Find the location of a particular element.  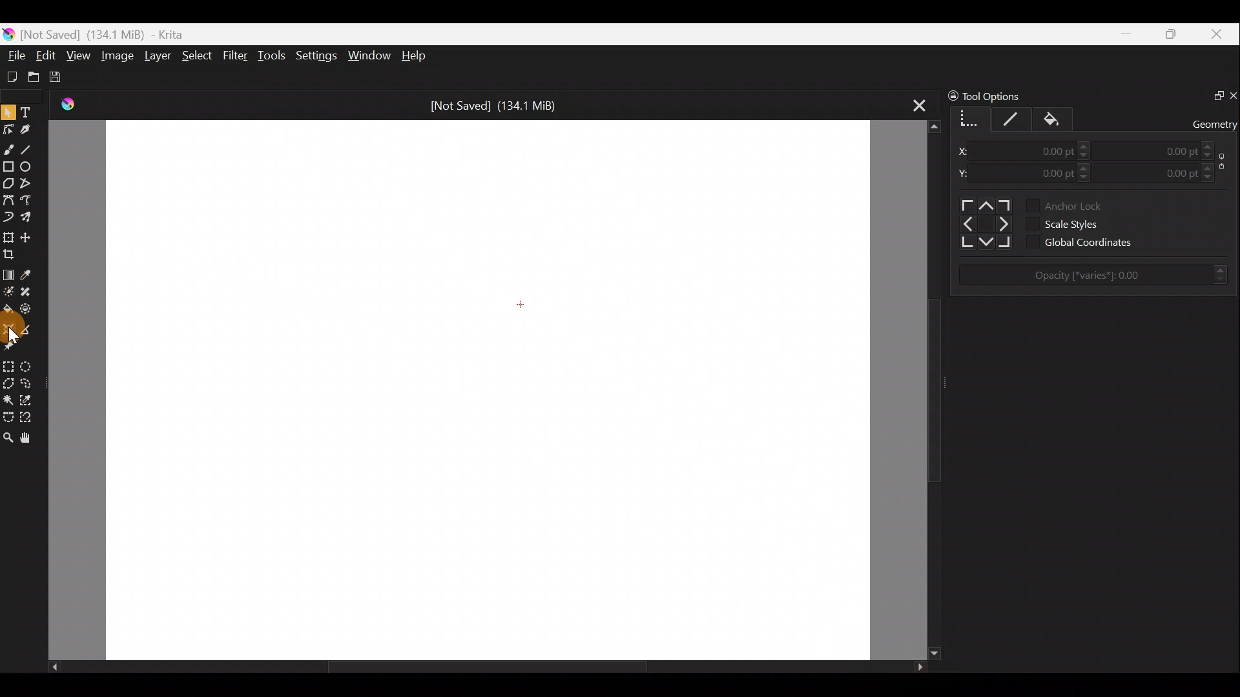

Increase is located at coordinates (1084, 166).